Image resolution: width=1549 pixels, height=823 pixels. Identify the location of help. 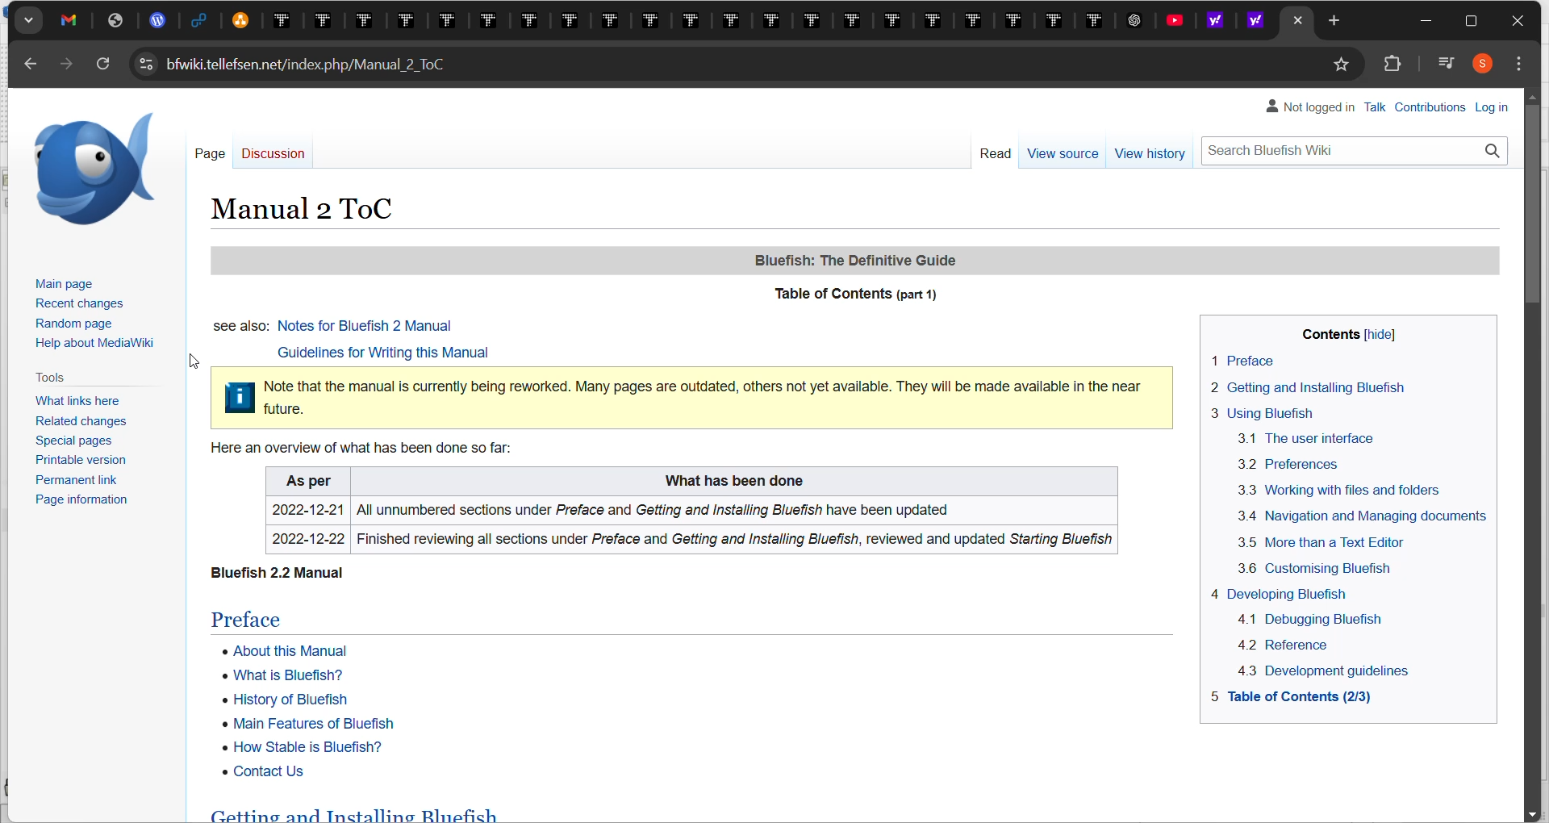
(96, 346).